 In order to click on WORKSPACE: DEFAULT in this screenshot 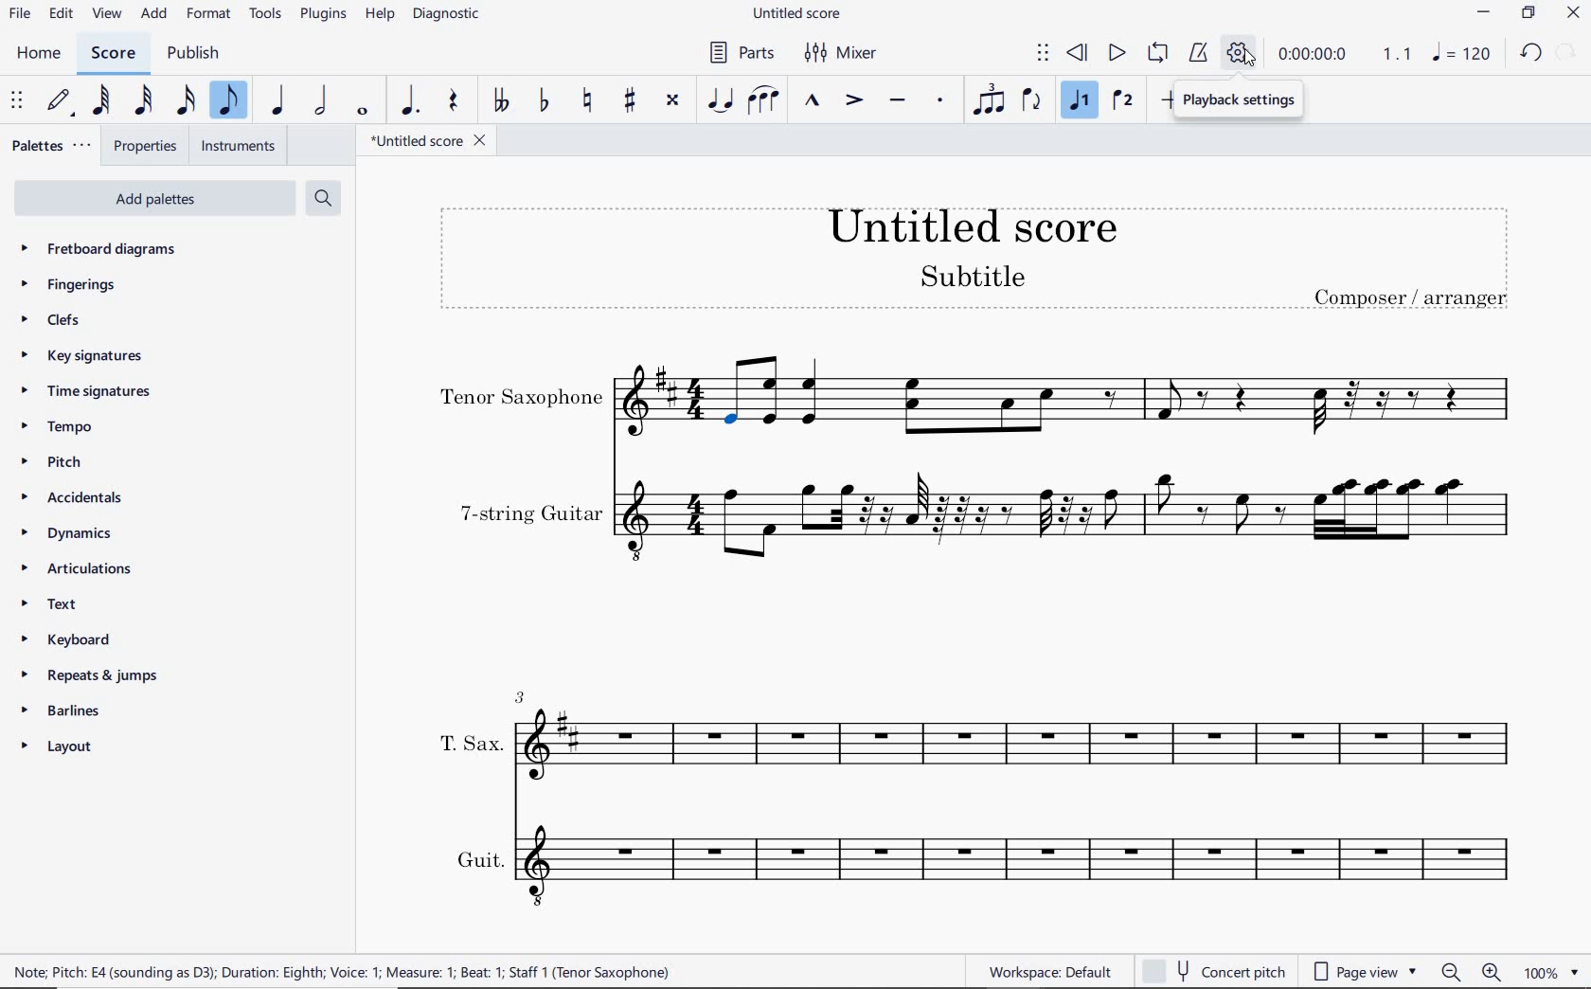, I will do `click(1054, 970)`.